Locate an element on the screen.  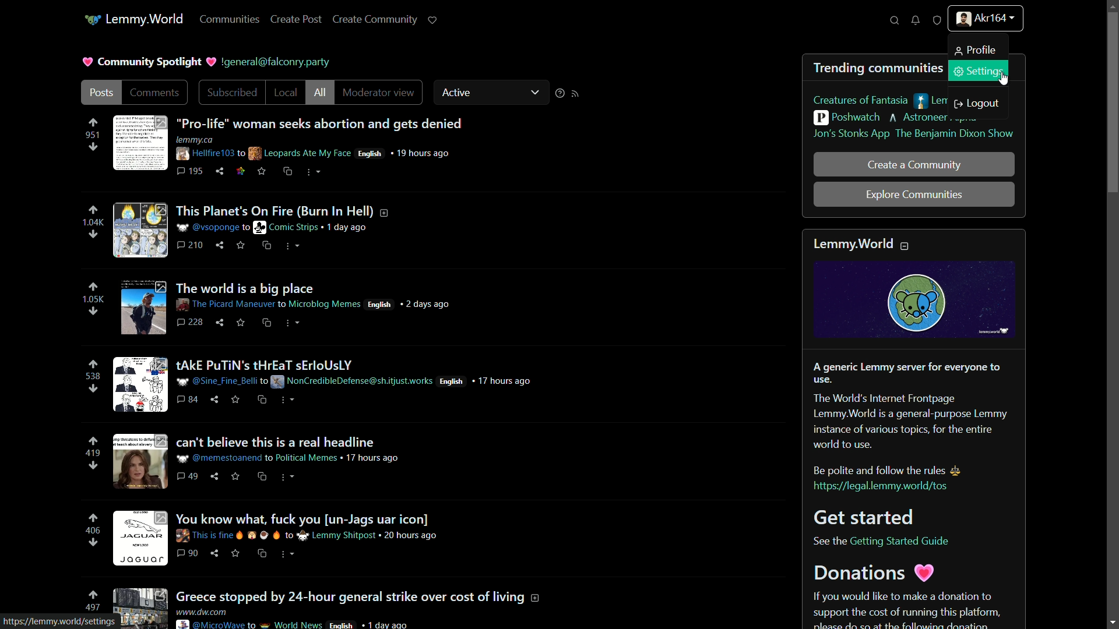
number of votes is located at coordinates (93, 299).